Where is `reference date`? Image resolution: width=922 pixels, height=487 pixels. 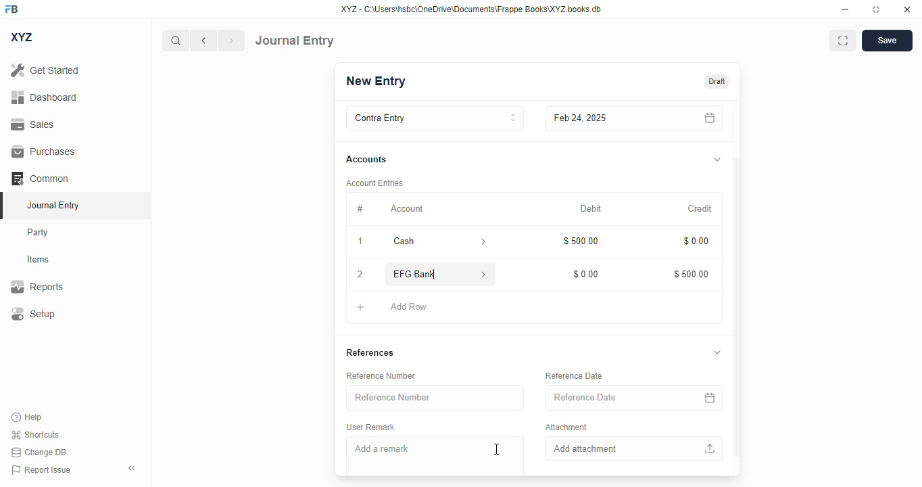 reference date is located at coordinates (606, 396).